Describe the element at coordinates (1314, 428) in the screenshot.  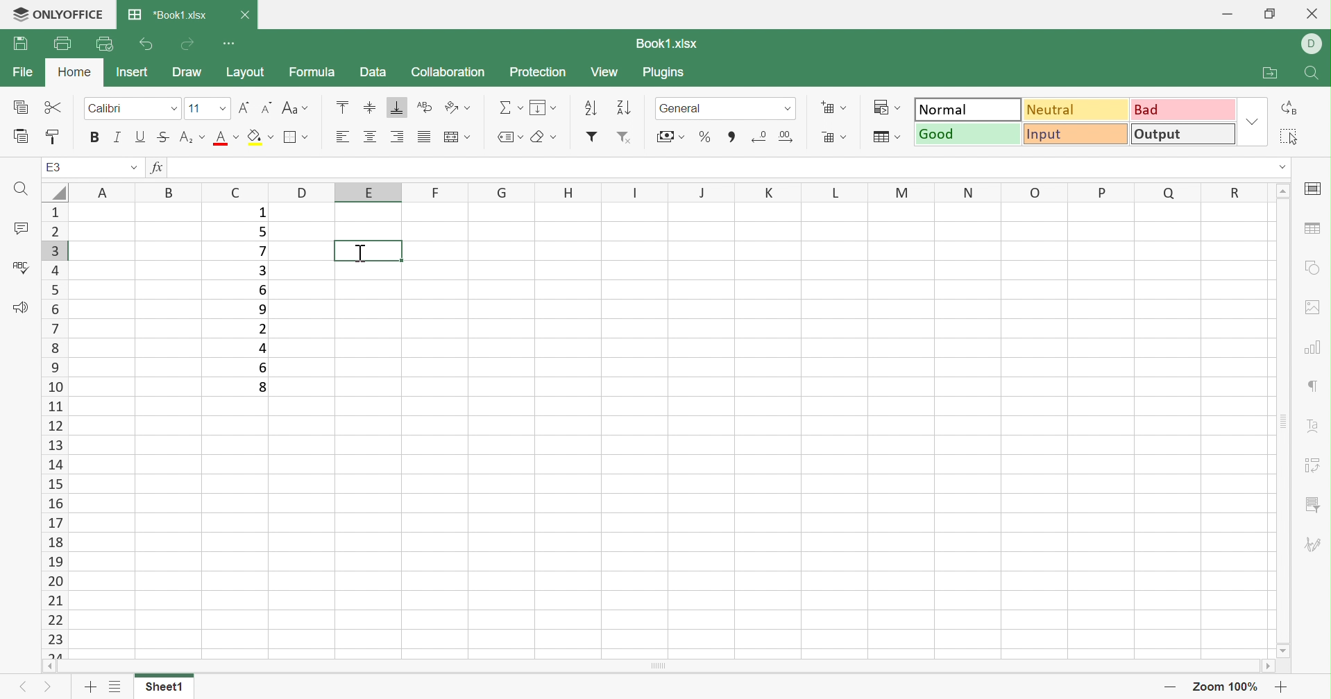
I see `Text Art settings` at that location.